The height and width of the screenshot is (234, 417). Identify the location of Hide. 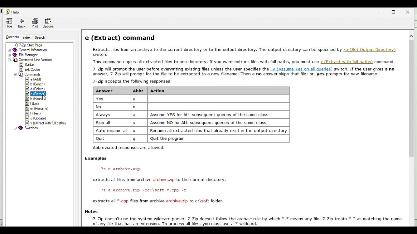
(9, 22).